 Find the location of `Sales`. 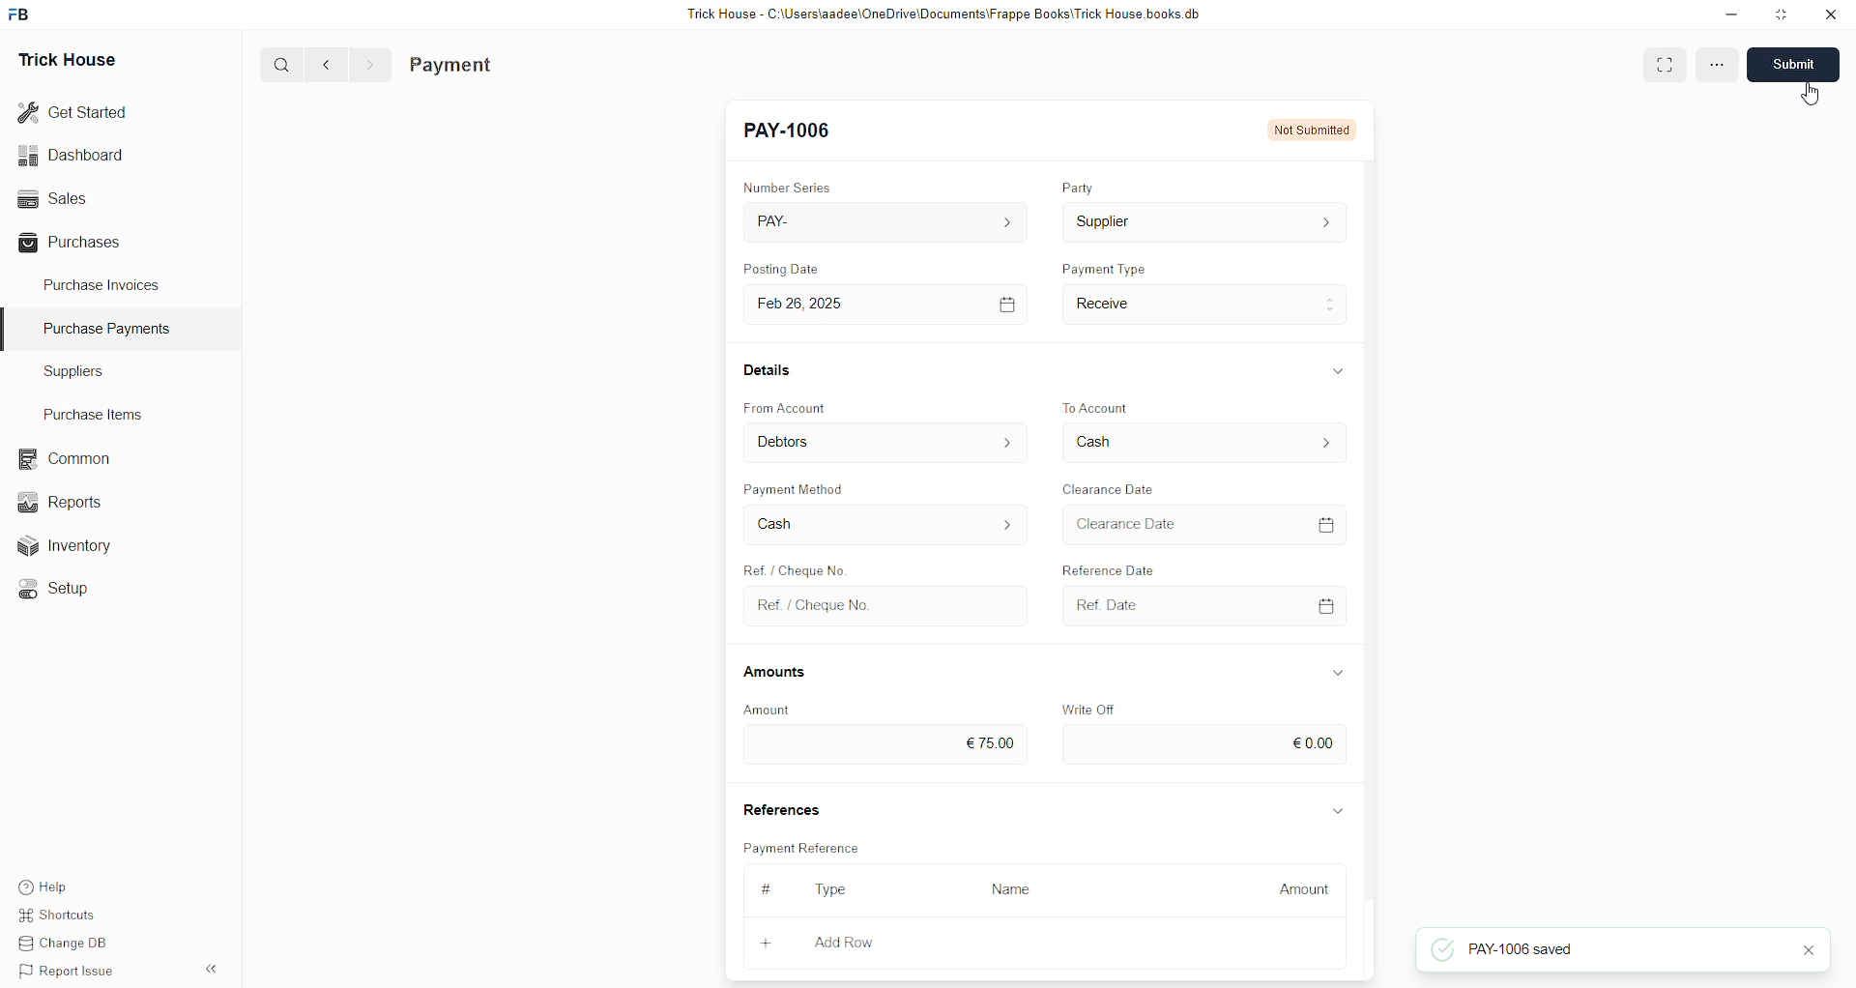

Sales is located at coordinates (55, 198).